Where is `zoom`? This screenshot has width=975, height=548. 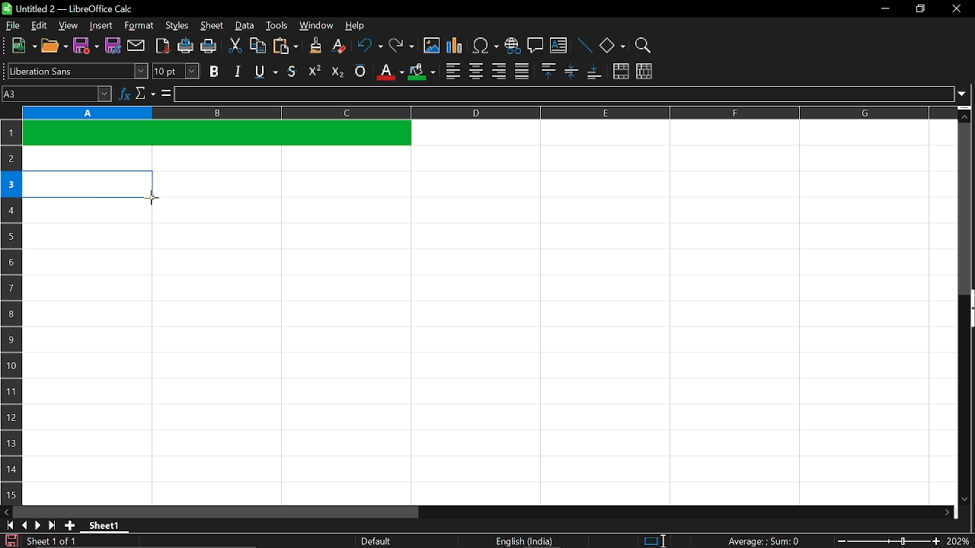
zoom is located at coordinates (644, 43).